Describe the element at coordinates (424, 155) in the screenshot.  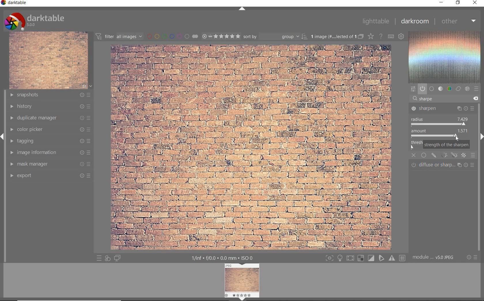
I see `UNIFORMLY` at that location.